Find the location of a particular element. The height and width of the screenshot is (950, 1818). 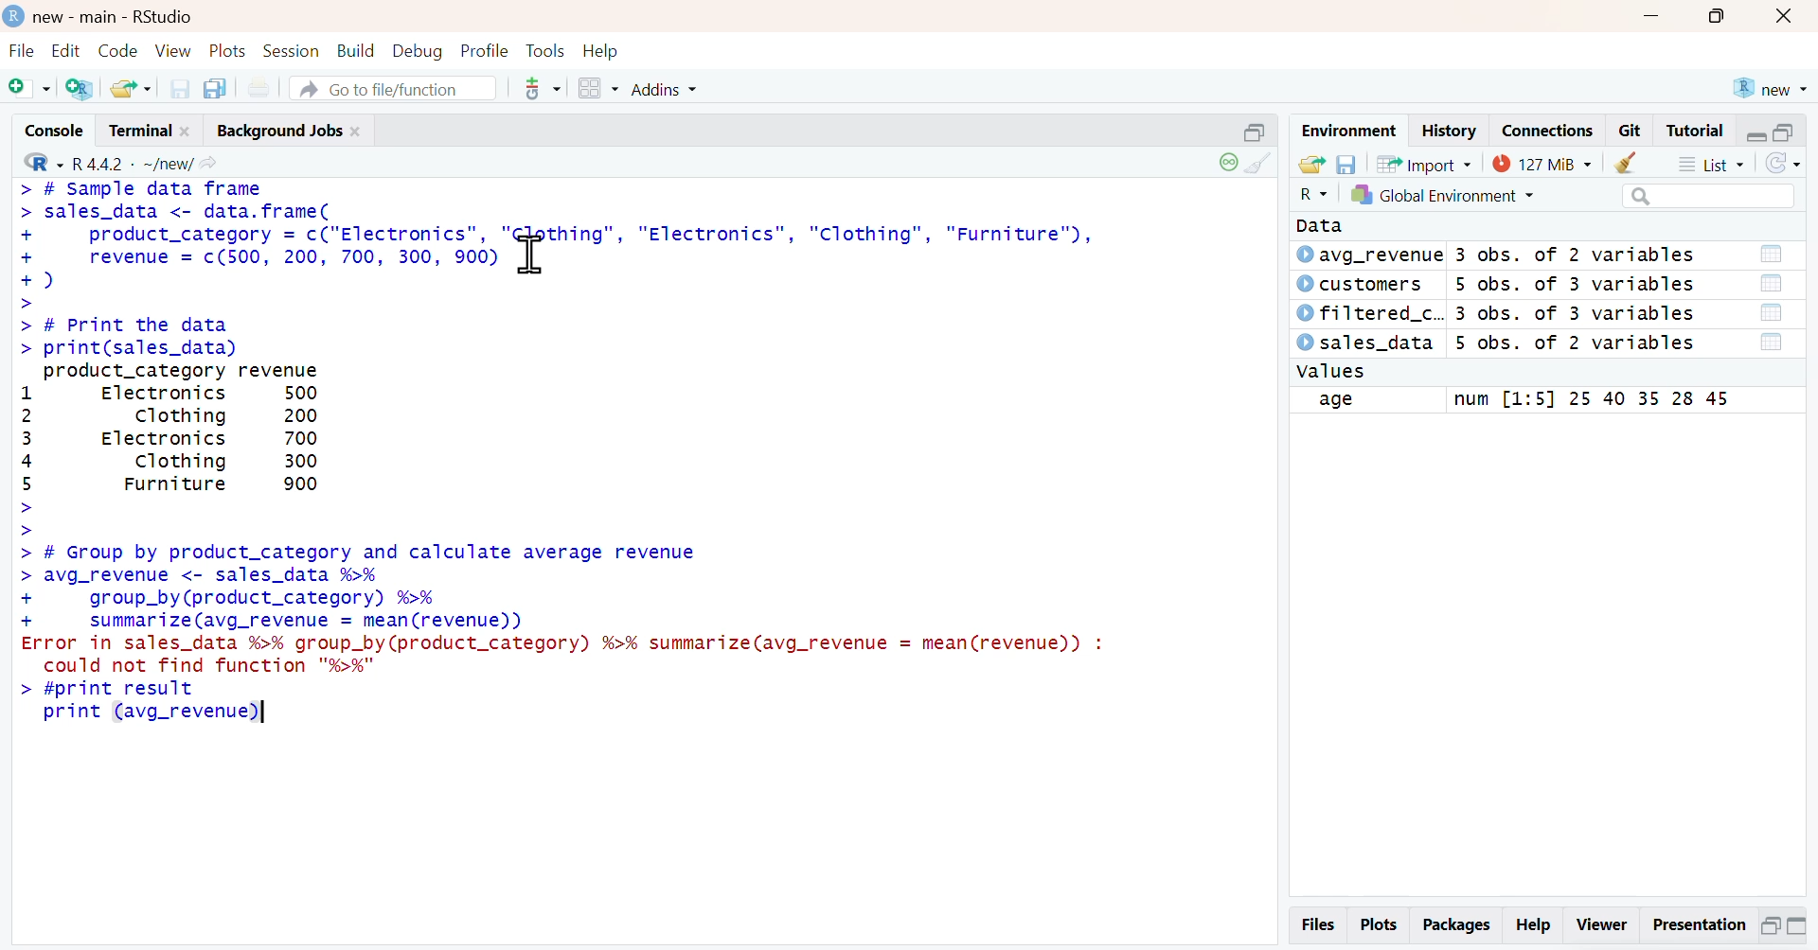

Help is located at coordinates (1532, 927).